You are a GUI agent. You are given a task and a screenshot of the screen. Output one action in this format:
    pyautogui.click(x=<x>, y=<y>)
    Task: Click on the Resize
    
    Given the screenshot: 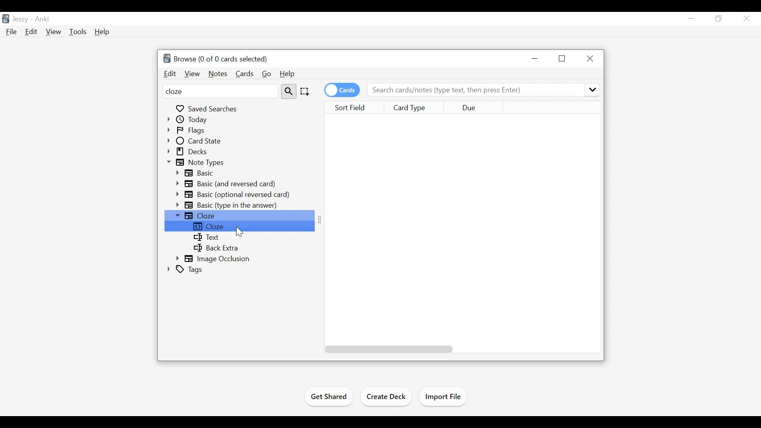 What is the action you would take?
    pyautogui.click(x=321, y=220)
    